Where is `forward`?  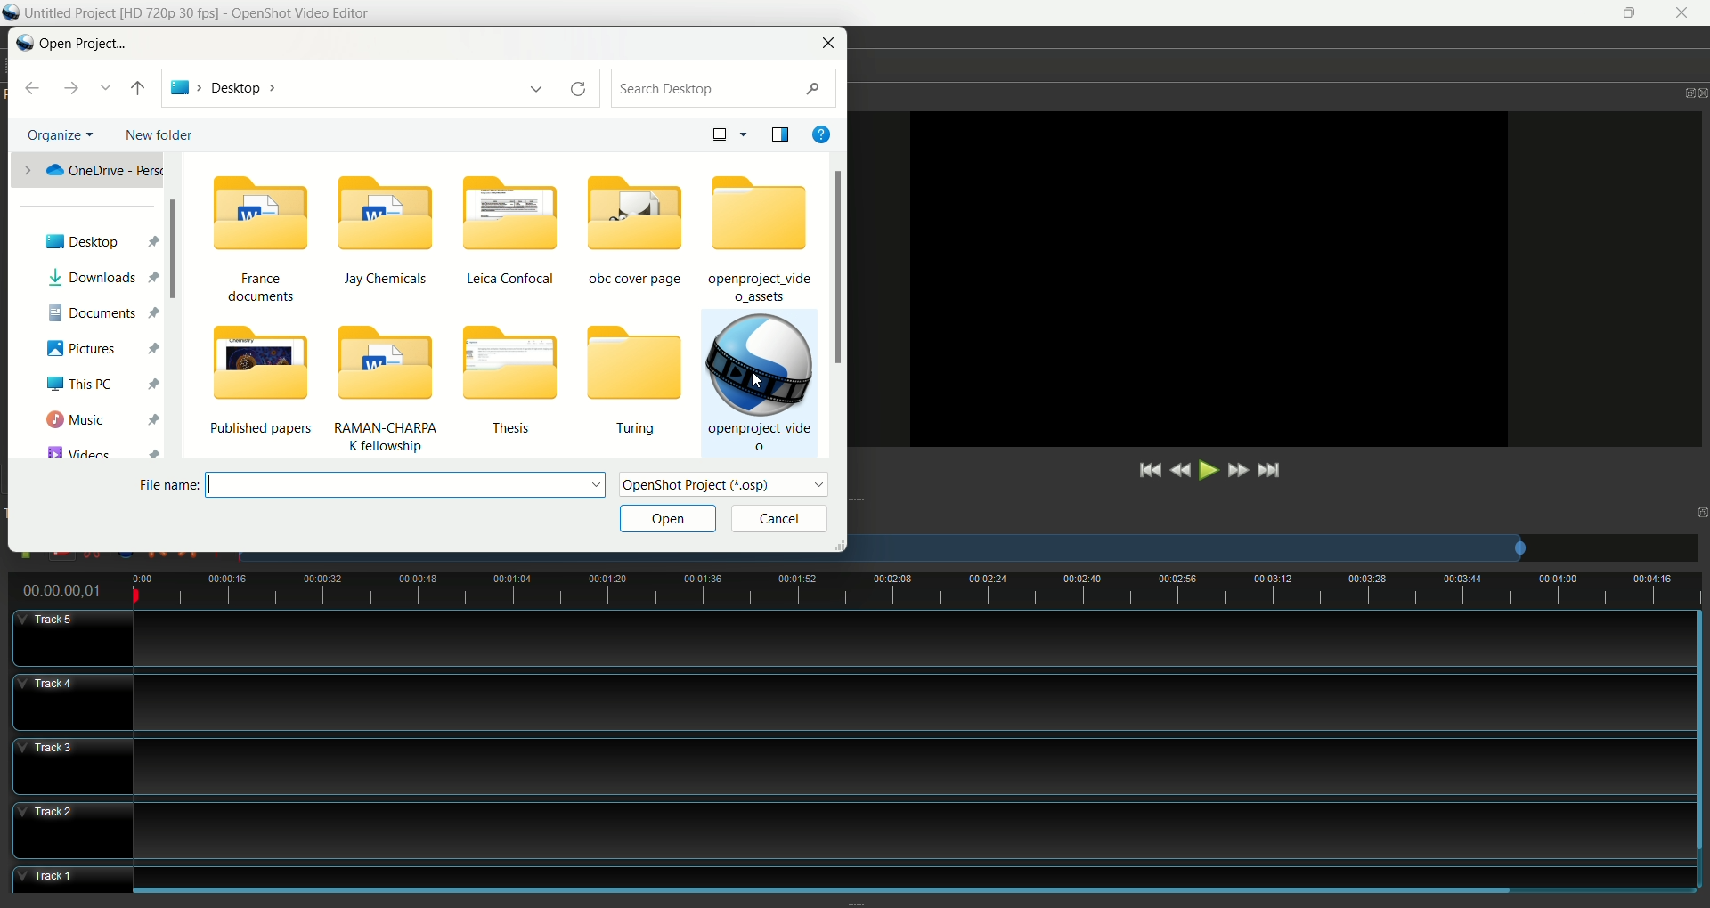
forward is located at coordinates (73, 88).